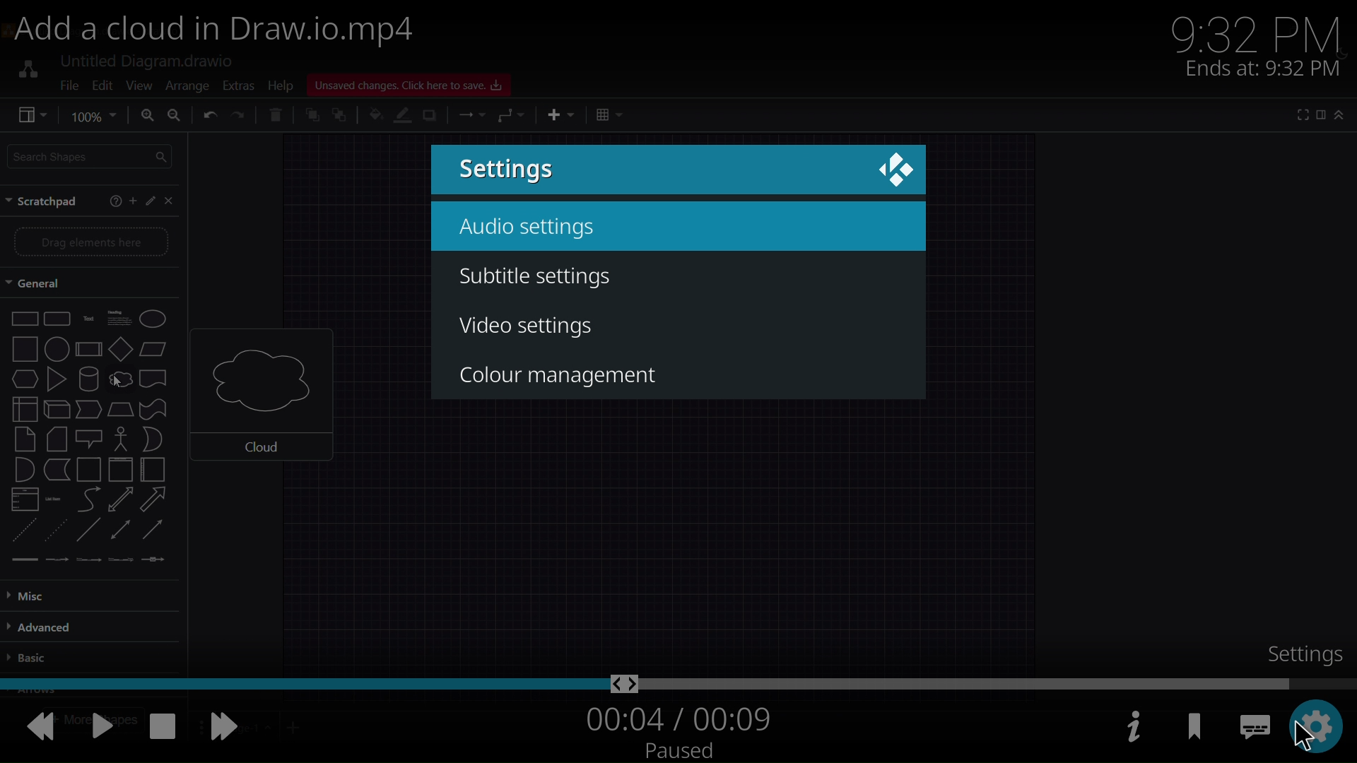 This screenshot has width=1357, height=763. Describe the element at coordinates (564, 374) in the screenshot. I see `color management` at that location.